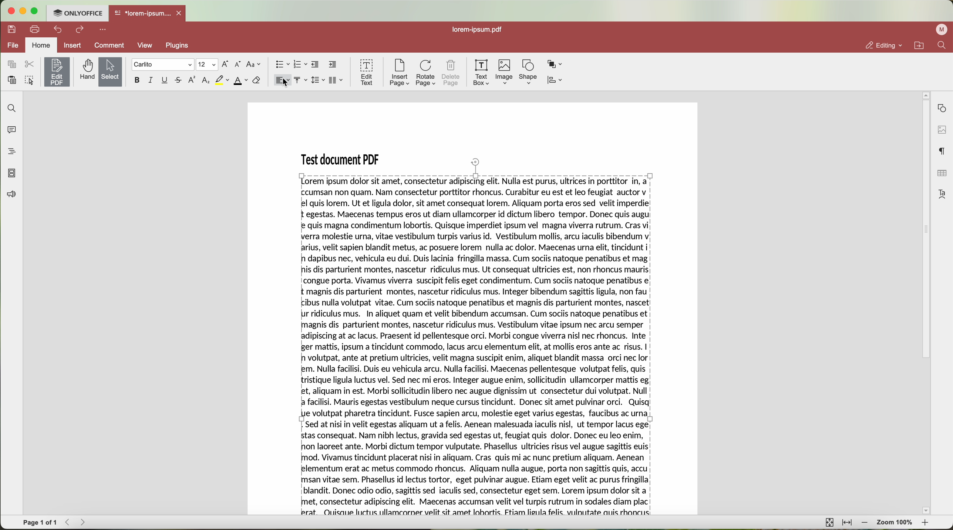 The width and height of the screenshot is (953, 530). Describe the element at coordinates (12, 64) in the screenshot. I see `copy` at that location.